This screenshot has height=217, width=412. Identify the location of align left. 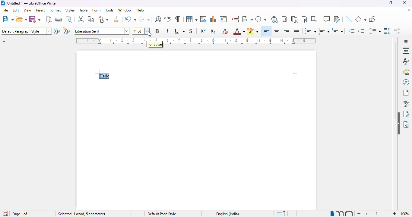
(267, 31).